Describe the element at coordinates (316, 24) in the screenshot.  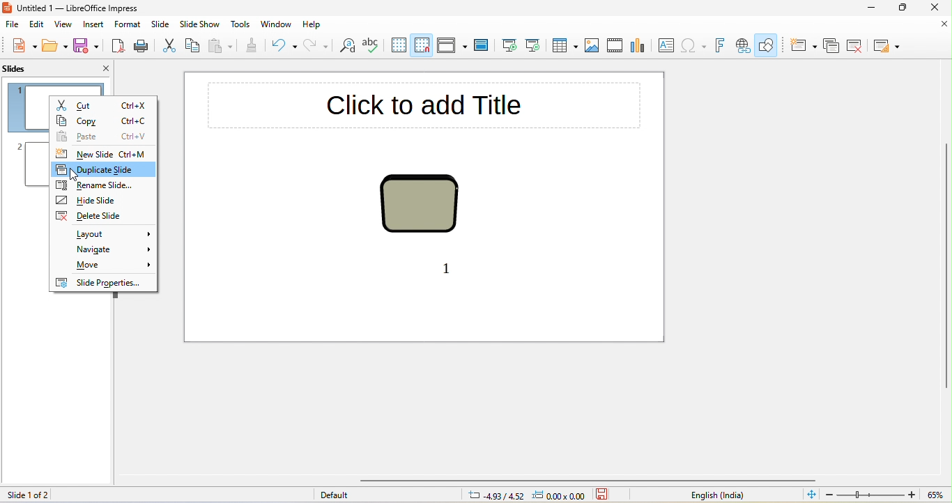
I see `help` at that location.